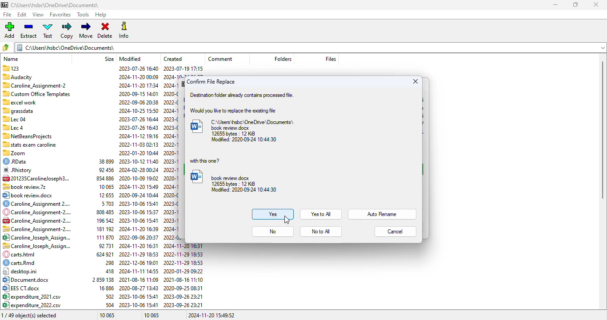 This screenshot has height=320, width=607. I want to click on modified date & time, so click(139, 187).